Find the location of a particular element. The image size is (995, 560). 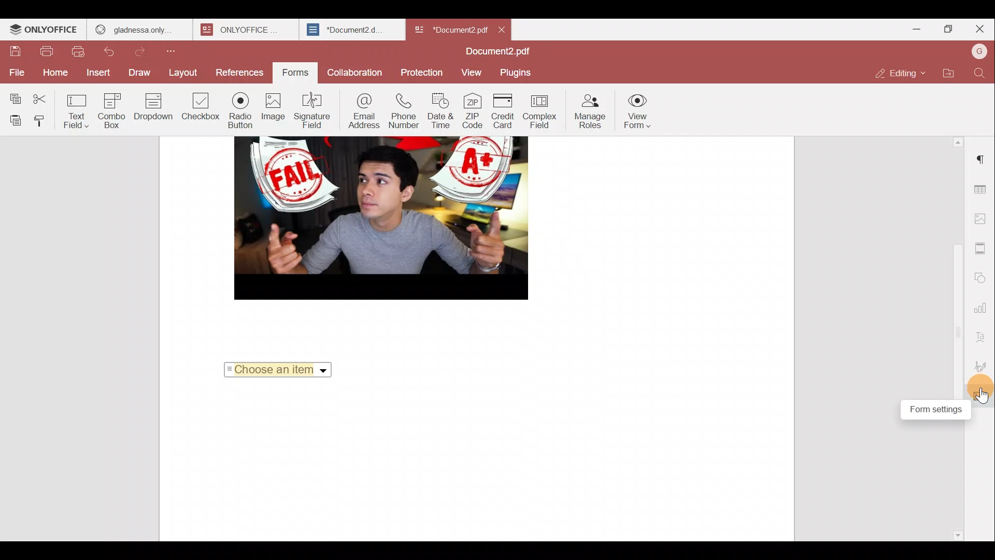

*Document2.d. is located at coordinates (345, 28).